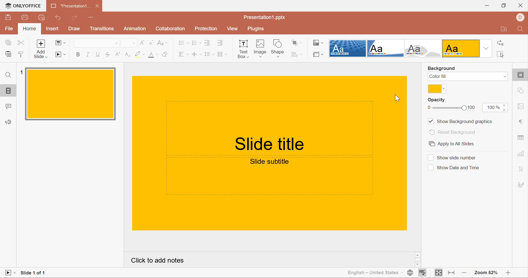 This screenshot has width=528, height=278. I want to click on Office theme, so click(461, 49).